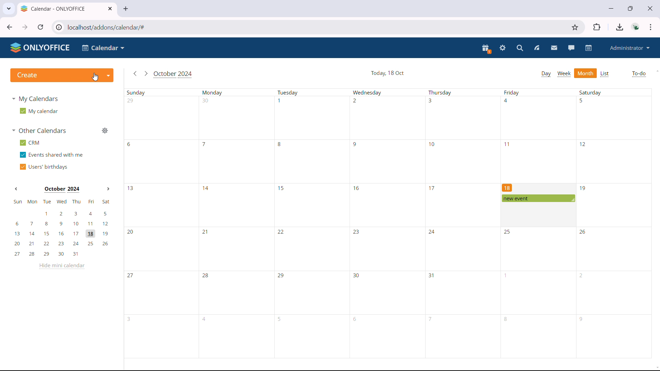  What do you see at coordinates (110, 9) in the screenshot?
I see `close tab` at bounding box center [110, 9].